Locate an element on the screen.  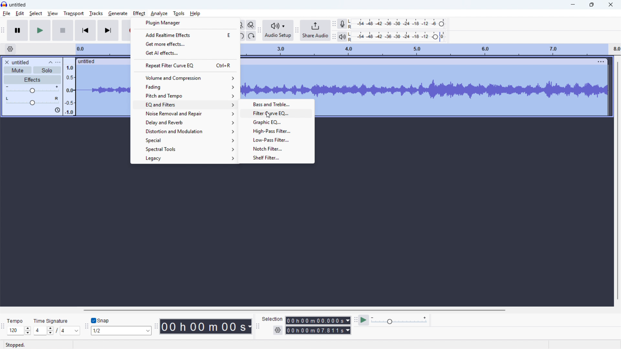
Noise removal and repair  is located at coordinates (184, 114).